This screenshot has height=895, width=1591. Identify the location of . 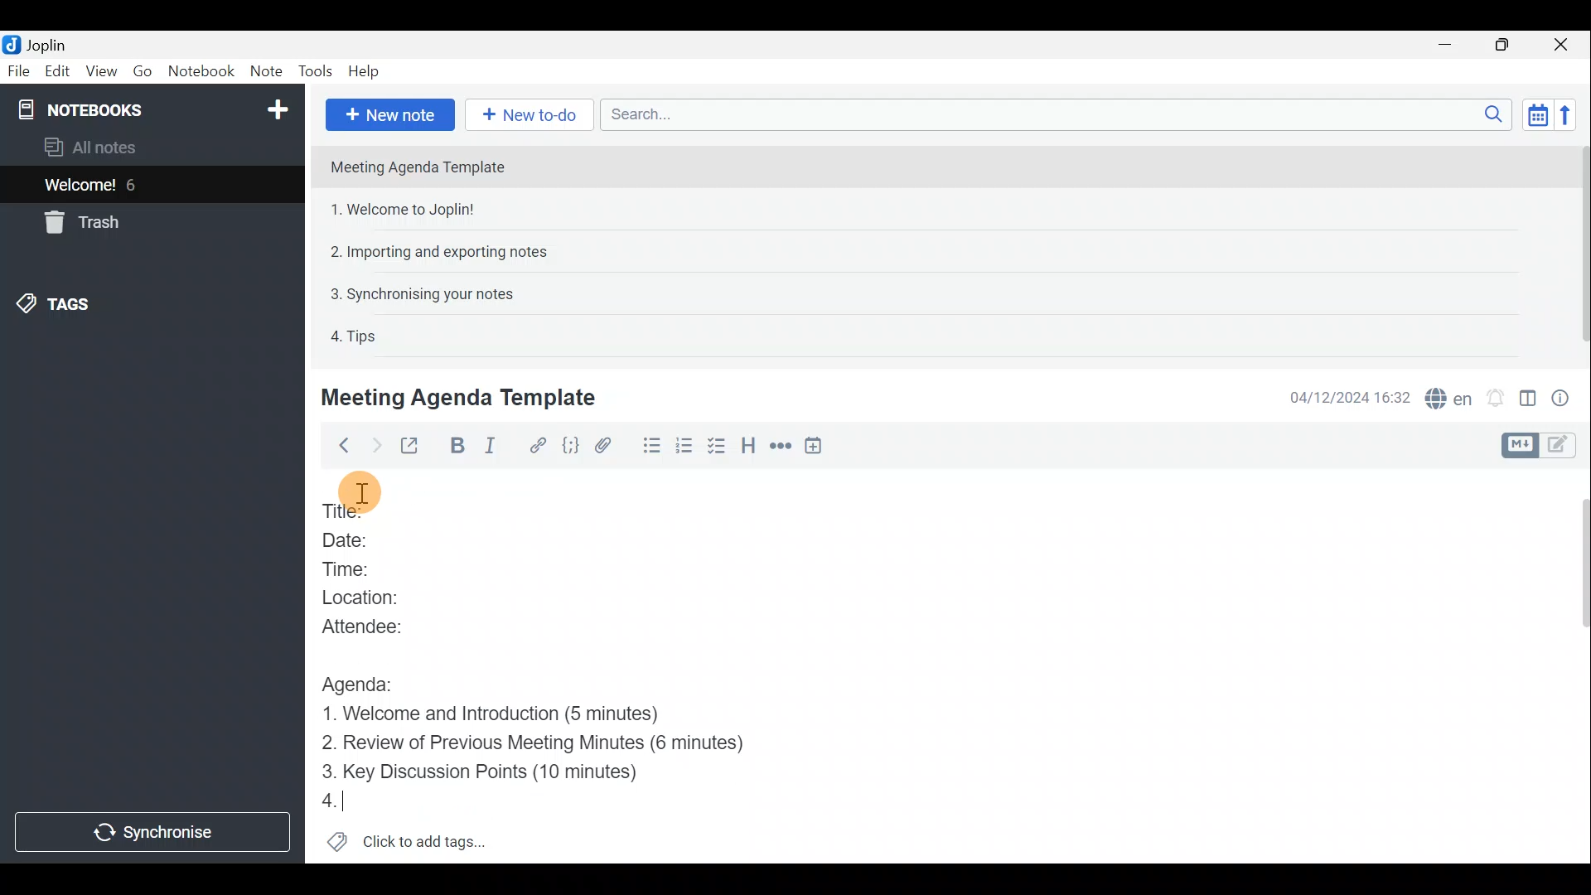
(365, 491).